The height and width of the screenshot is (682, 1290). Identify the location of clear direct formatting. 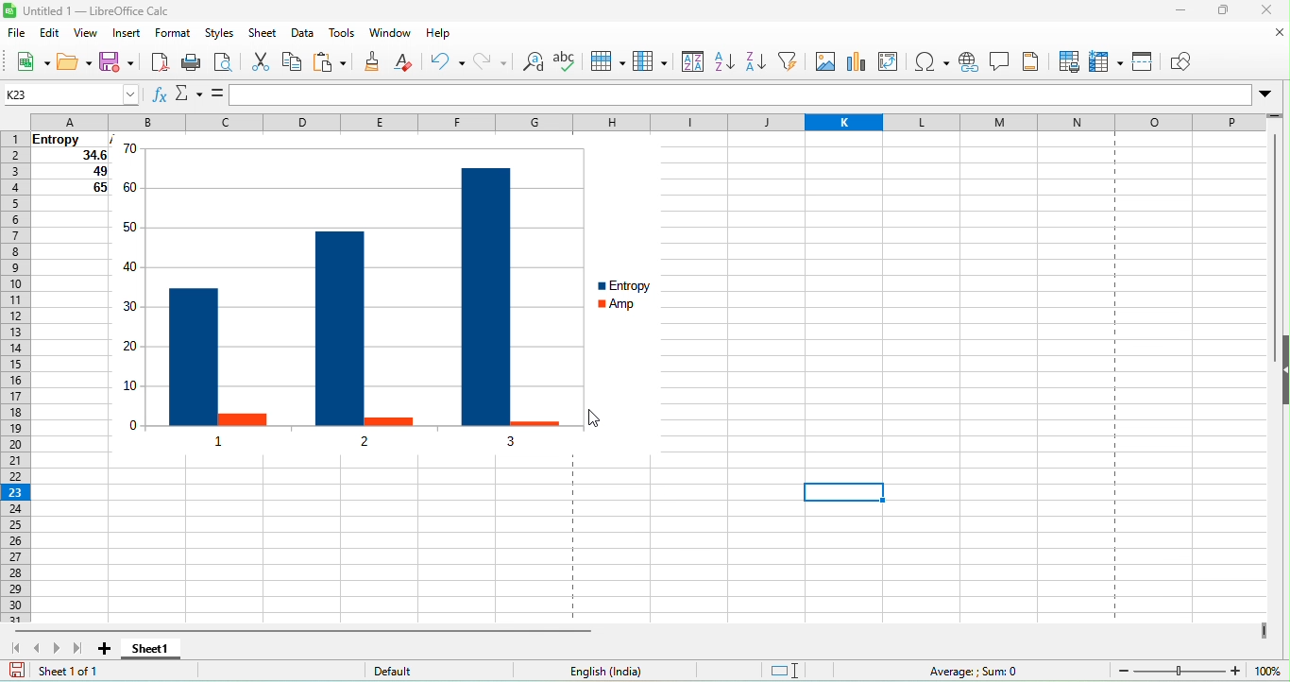
(413, 62).